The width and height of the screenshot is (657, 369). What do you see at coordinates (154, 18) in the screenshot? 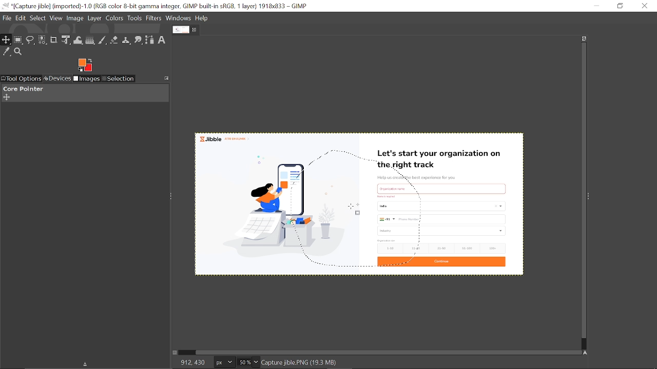
I see `Filters` at bounding box center [154, 18].